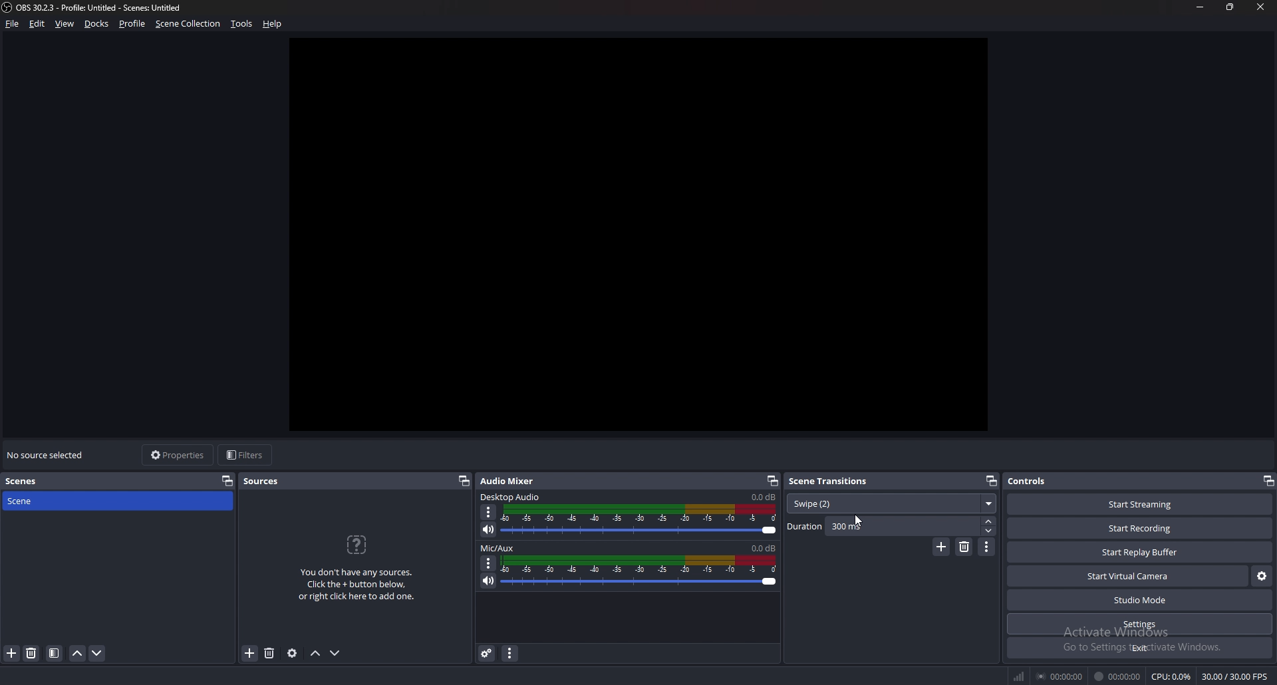 This screenshot has height=685, width=1277. Describe the element at coordinates (987, 547) in the screenshot. I see `transition properties` at that location.